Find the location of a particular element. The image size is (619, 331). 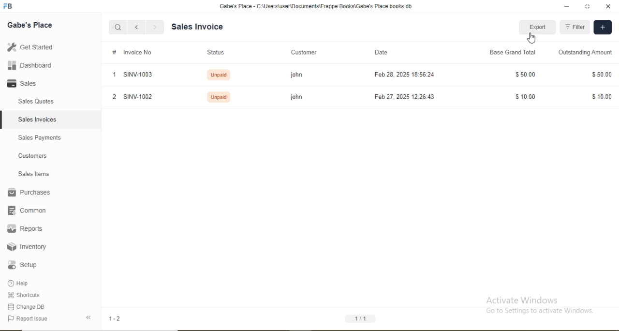

Change DB is located at coordinates (28, 307).